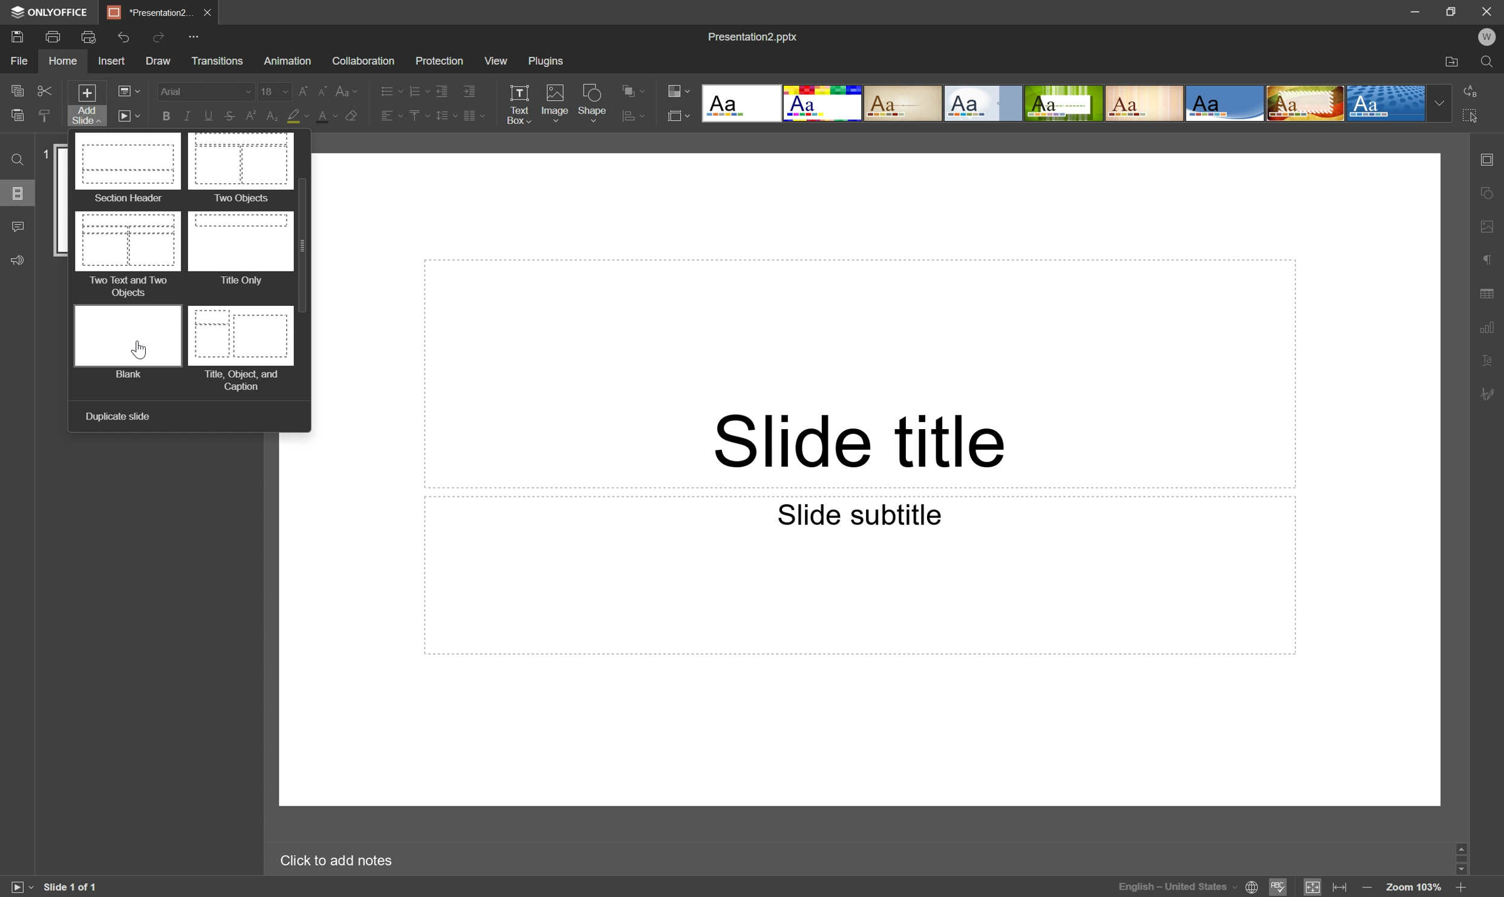 This screenshot has width=1504, height=897. What do you see at coordinates (1475, 91) in the screenshot?
I see `Replace` at bounding box center [1475, 91].